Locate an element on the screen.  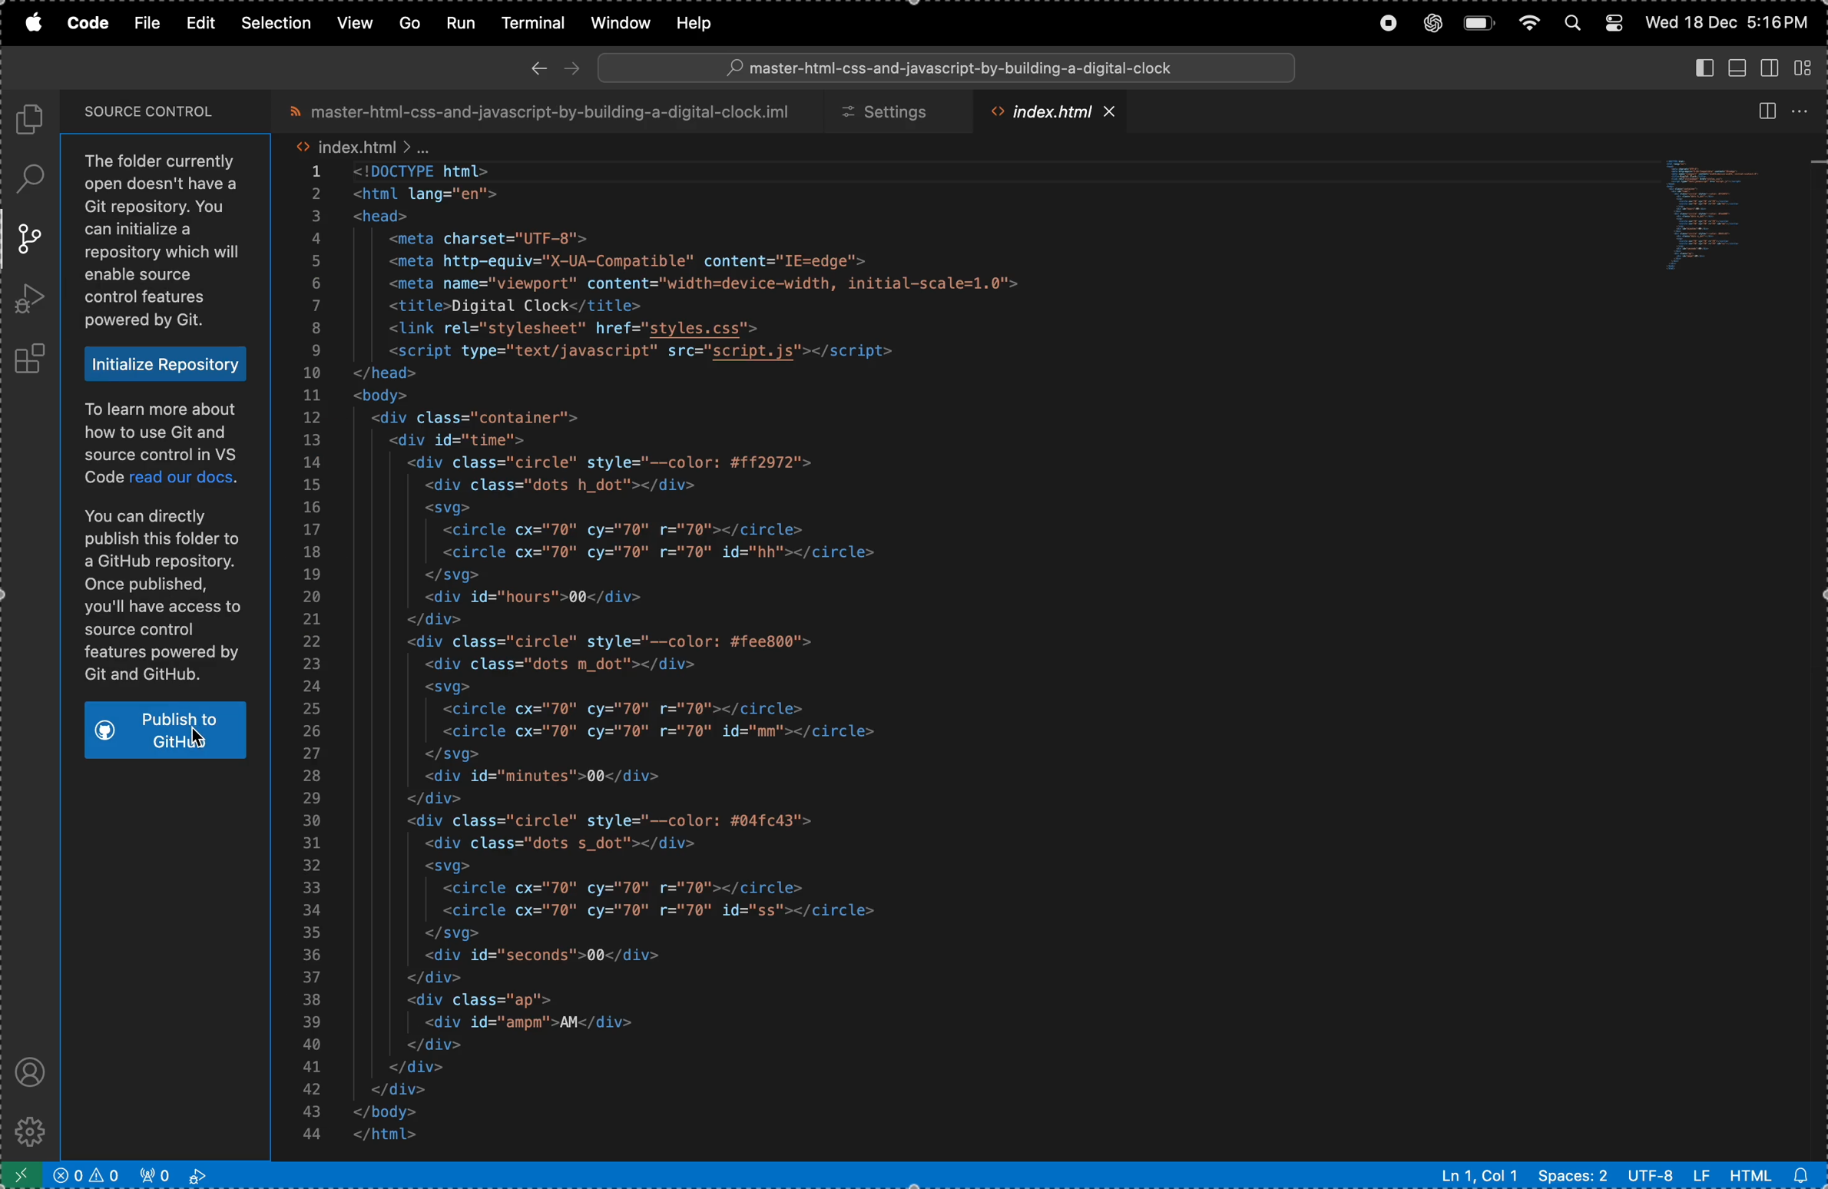
chatgpt is located at coordinates (1429, 25).